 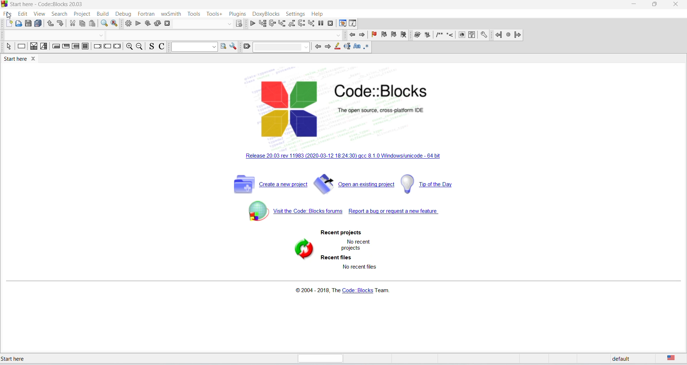 What do you see at coordinates (338, 232) in the screenshot?
I see `recent project` at bounding box center [338, 232].